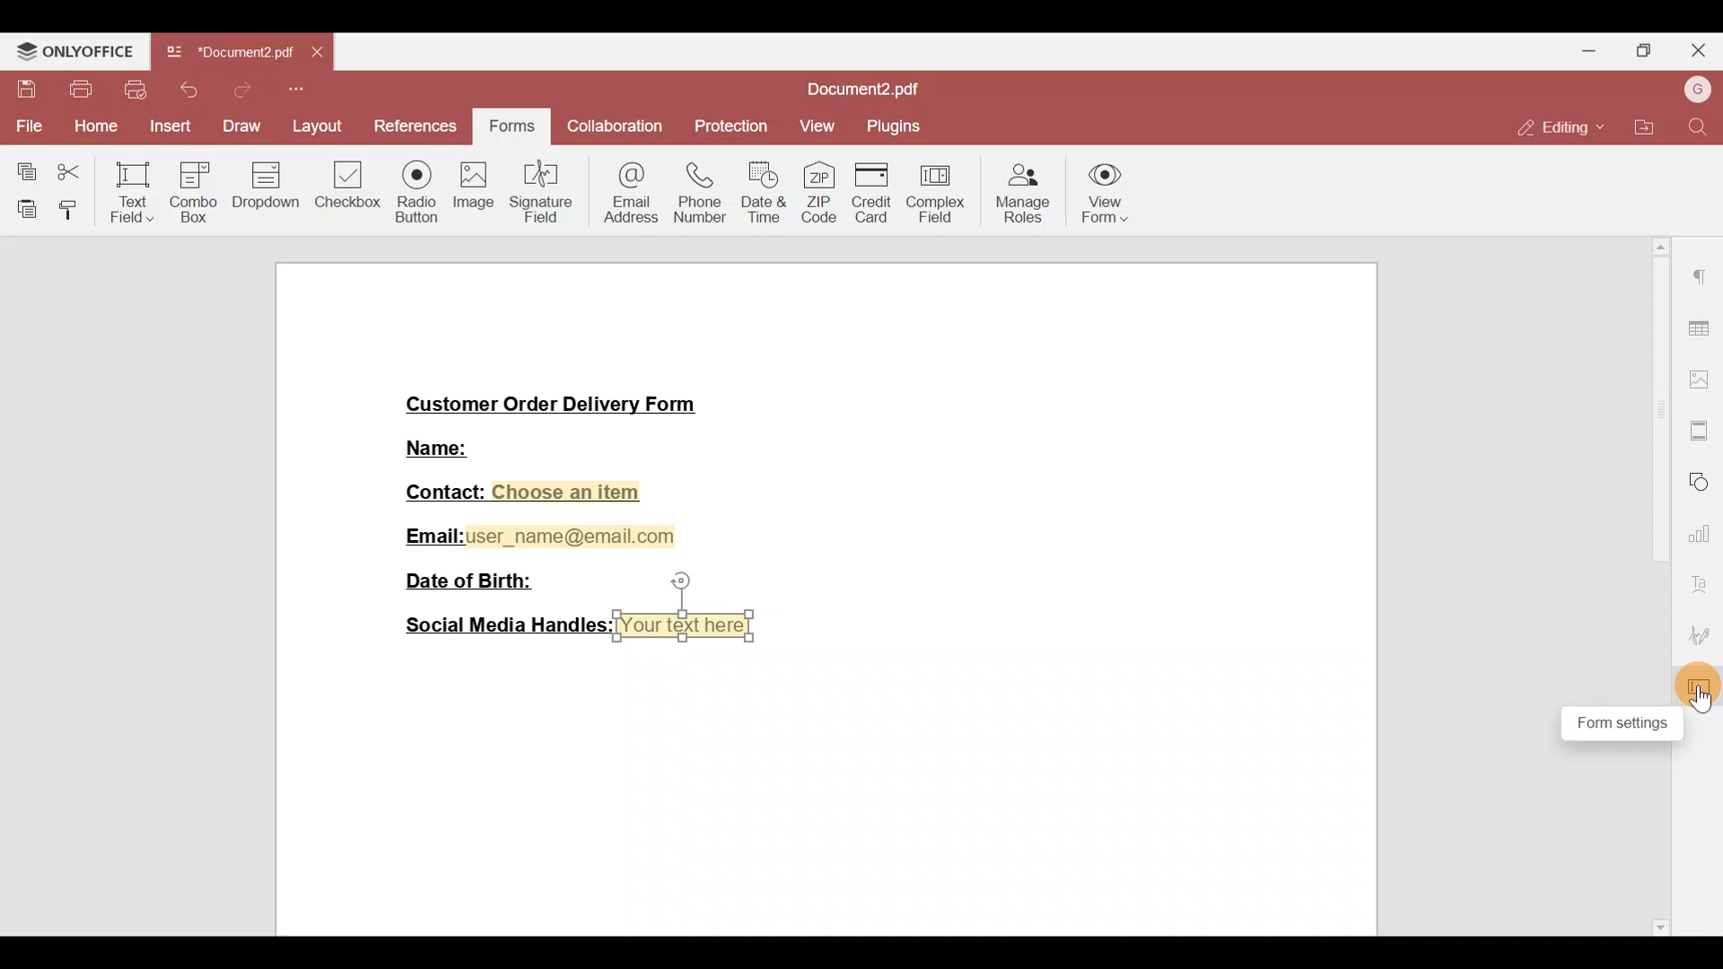 The height and width of the screenshot is (969, 1723). Describe the element at coordinates (345, 183) in the screenshot. I see `Checkbox` at that location.